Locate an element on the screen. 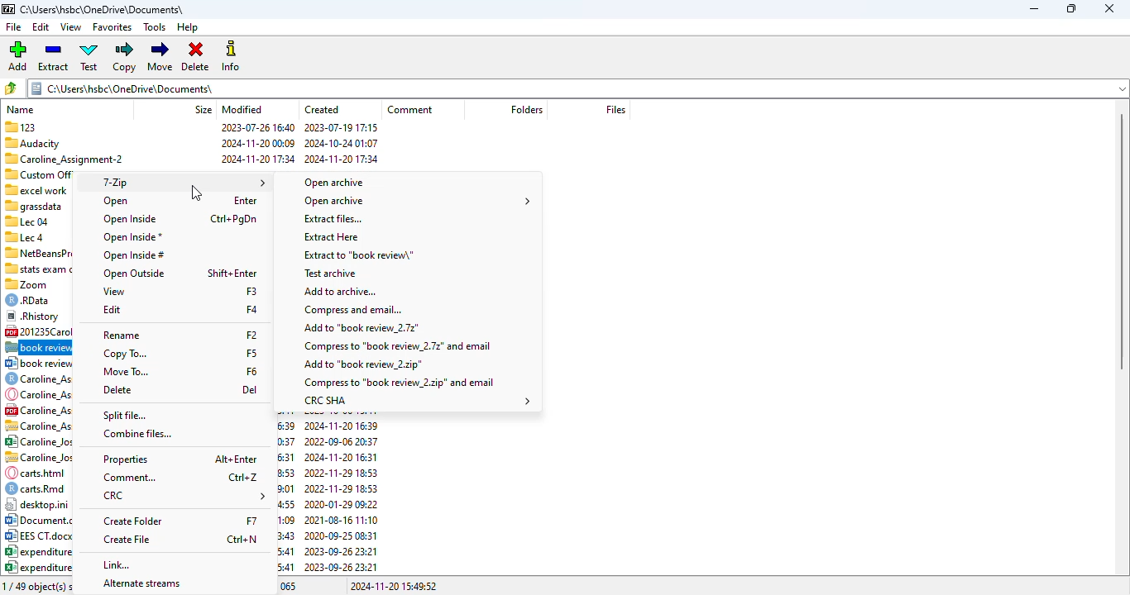  file is located at coordinates (13, 26).